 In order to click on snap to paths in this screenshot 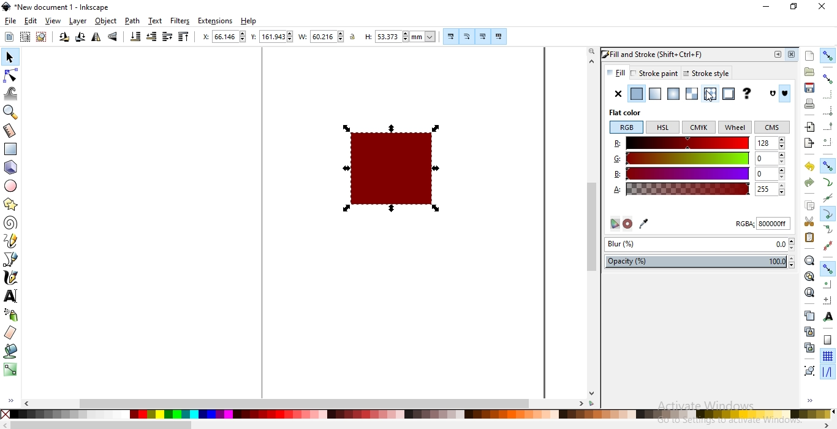, I will do `click(828, 182)`.